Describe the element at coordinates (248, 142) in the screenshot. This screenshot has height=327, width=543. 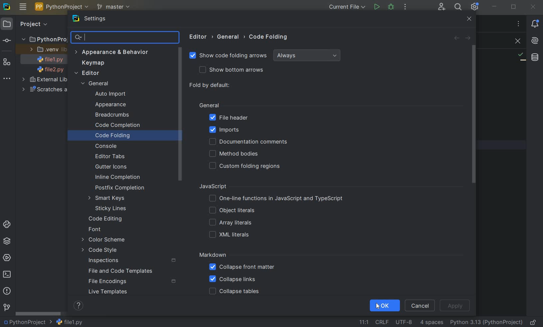
I see `DOCUMENTATION COMMENTS` at that location.